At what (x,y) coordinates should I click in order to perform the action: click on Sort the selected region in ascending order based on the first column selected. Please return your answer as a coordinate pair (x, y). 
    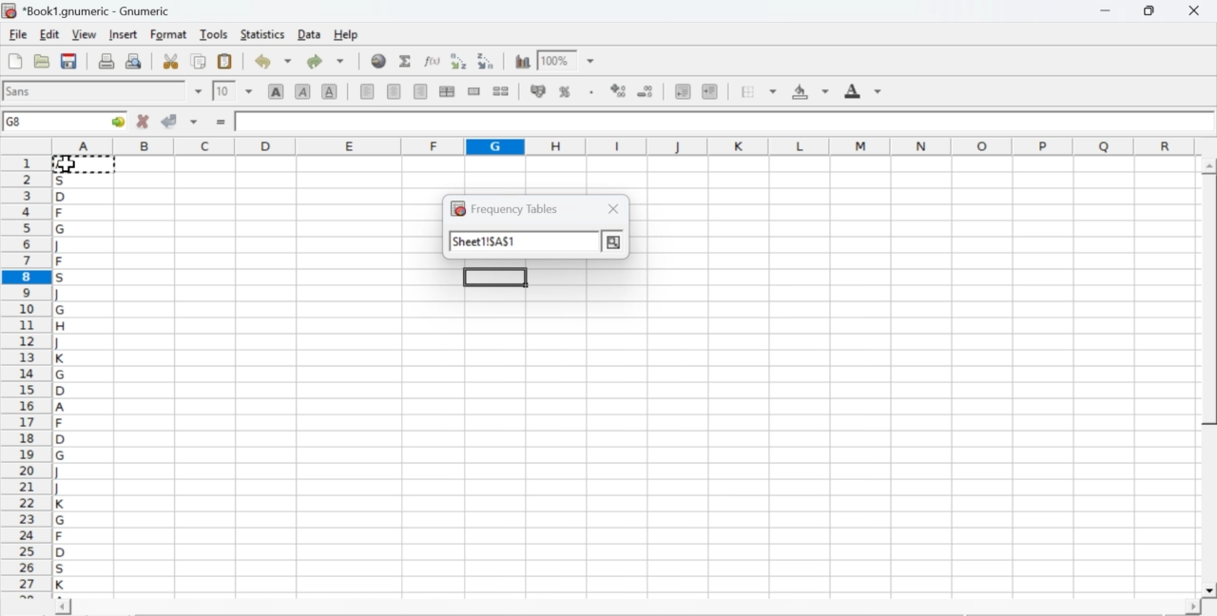
    Looking at the image, I should click on (461, 61).